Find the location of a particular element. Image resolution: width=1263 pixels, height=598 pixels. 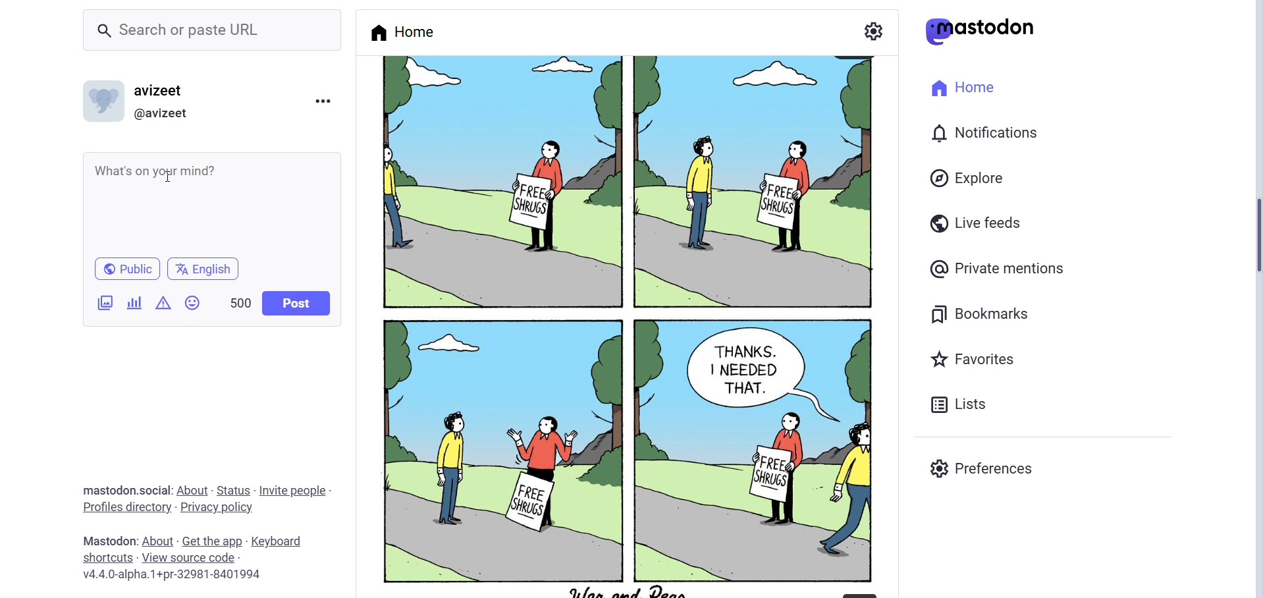

@ Username is located at coordinates (167, 114).